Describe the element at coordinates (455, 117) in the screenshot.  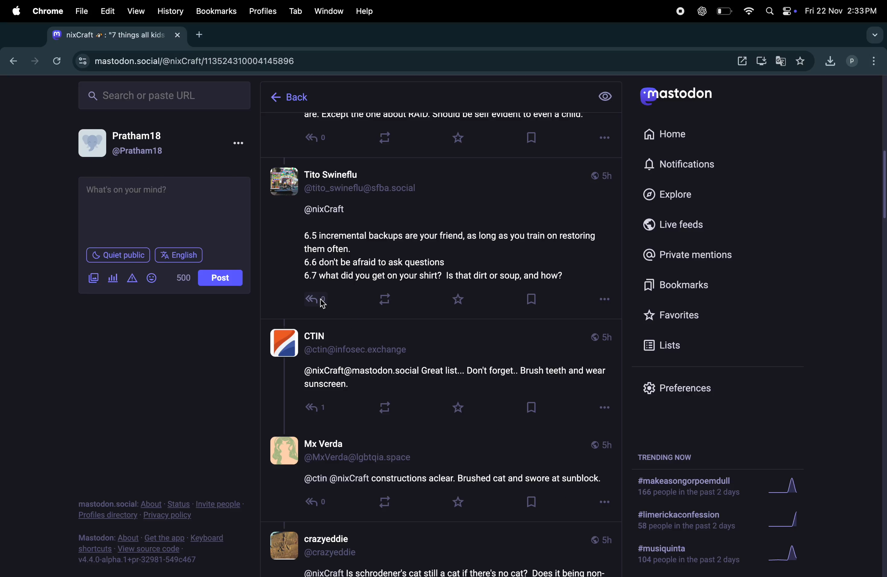
I see `Thread` at that location.